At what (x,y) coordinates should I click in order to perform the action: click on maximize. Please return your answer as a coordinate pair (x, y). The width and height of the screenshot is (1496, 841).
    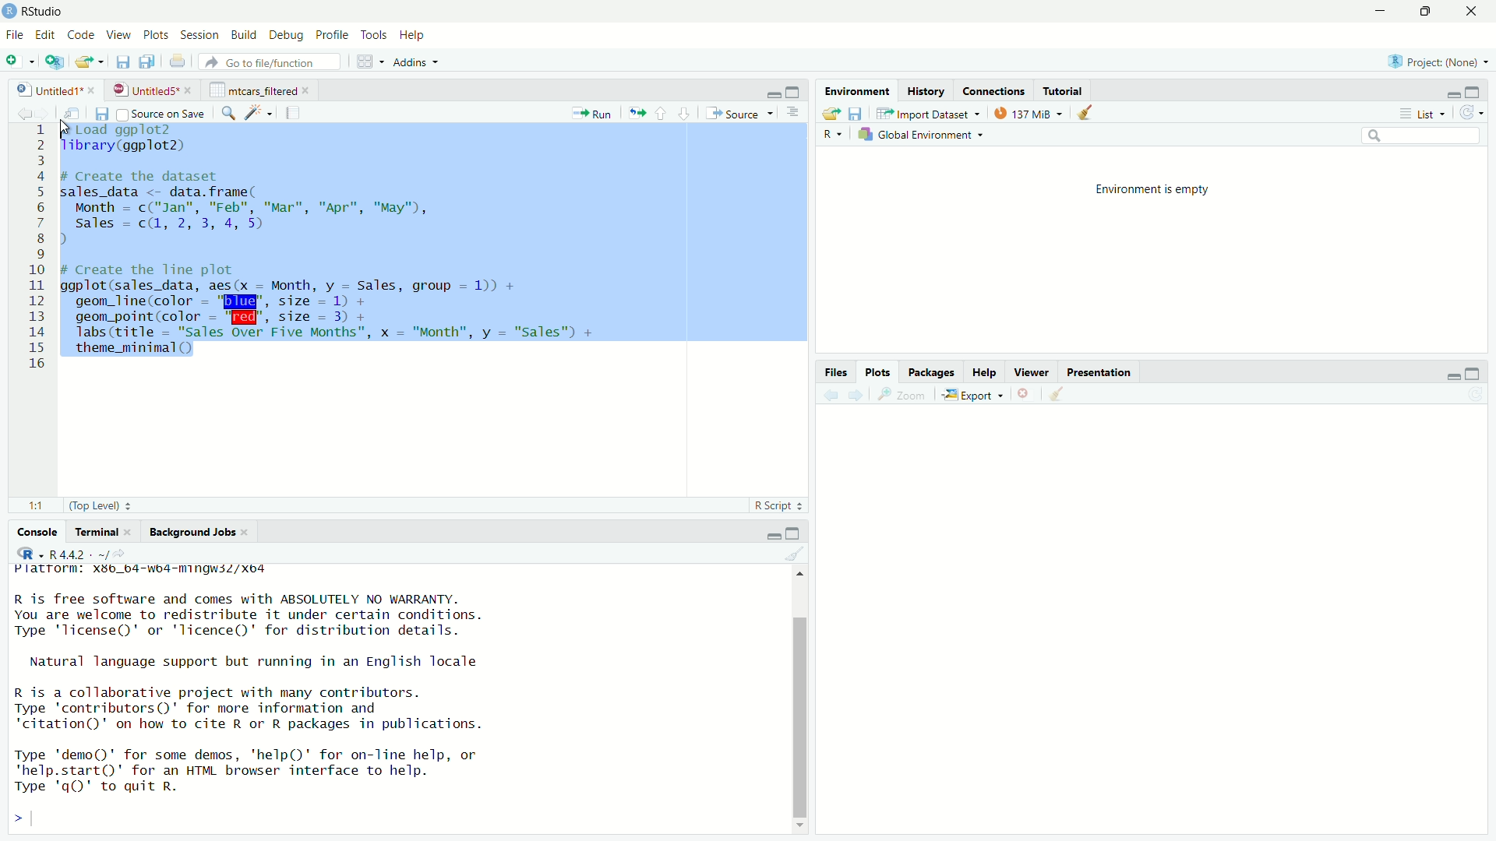
    Looking at the image, I should click on (1477, 91).